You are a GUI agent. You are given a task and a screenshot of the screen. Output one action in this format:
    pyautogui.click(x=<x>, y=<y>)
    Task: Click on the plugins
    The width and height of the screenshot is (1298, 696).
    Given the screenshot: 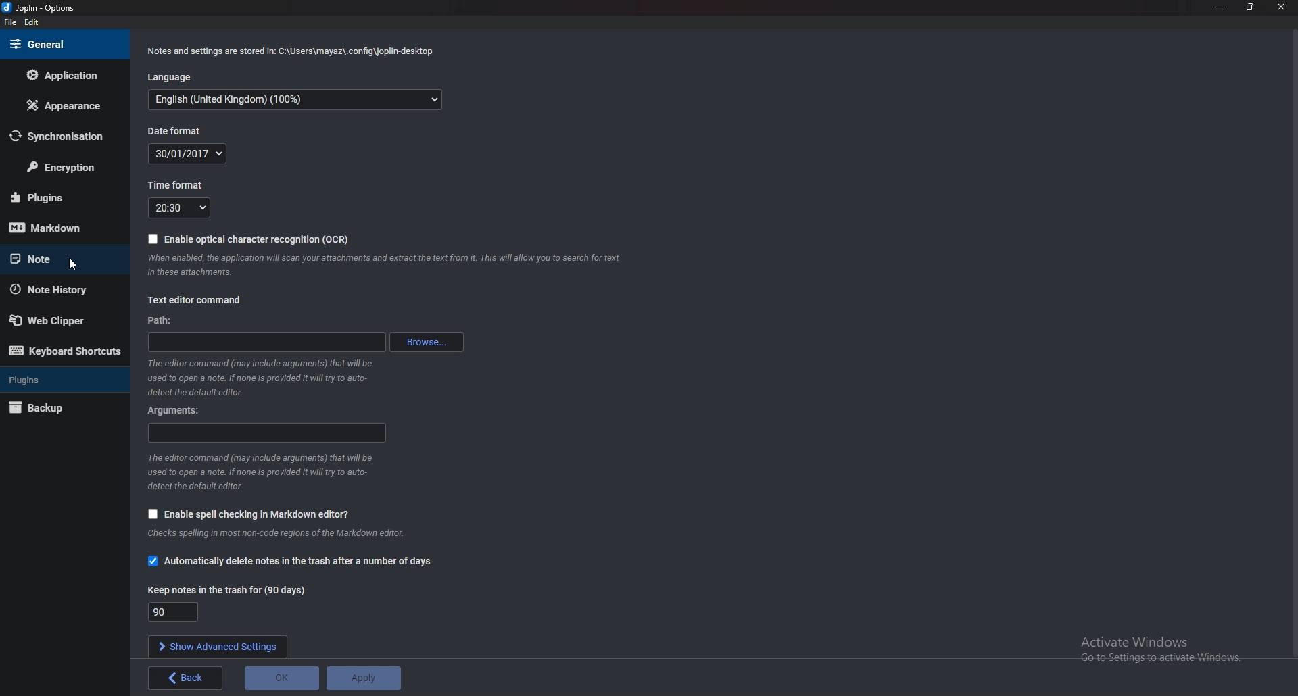 What is the action you would take?
    pyautogui.click(x=56, y=380)
    